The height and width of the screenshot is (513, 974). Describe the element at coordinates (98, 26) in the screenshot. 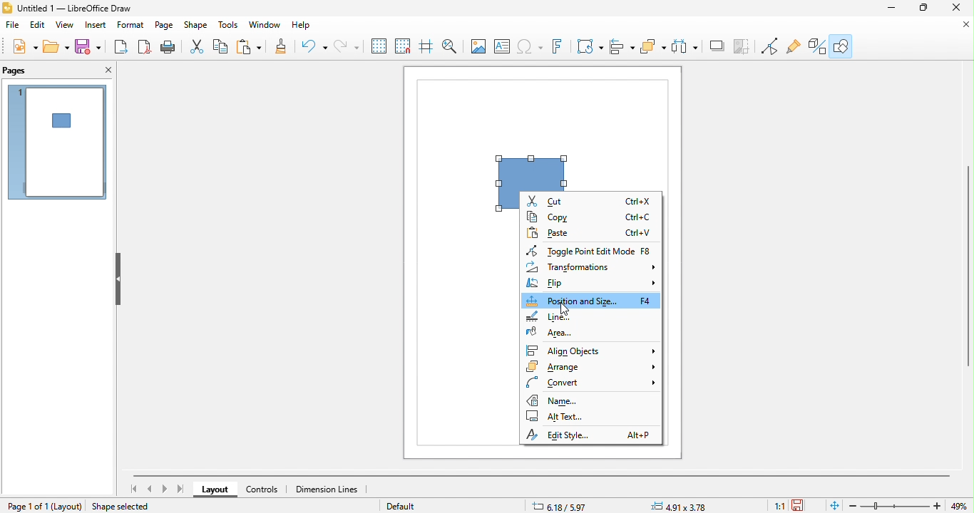

I see `insert` at that location.